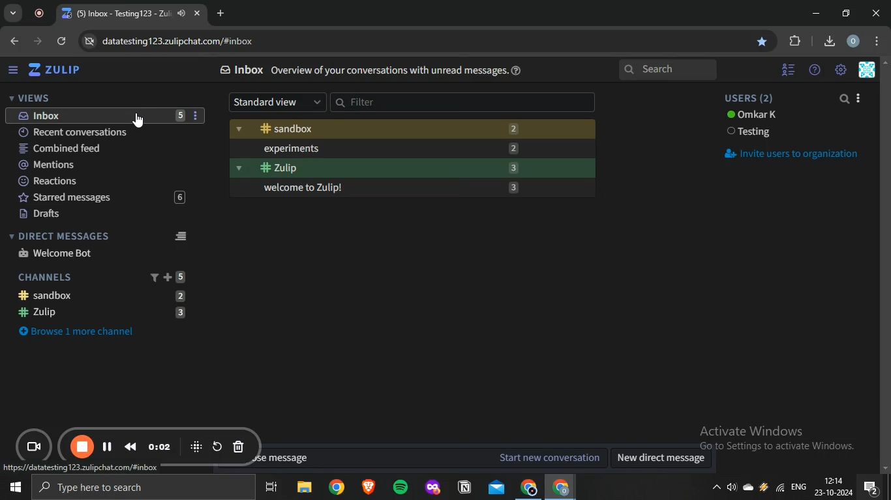  Describe the element at coordinates (42, 14) in the screenshot. I see `recording` at that location.